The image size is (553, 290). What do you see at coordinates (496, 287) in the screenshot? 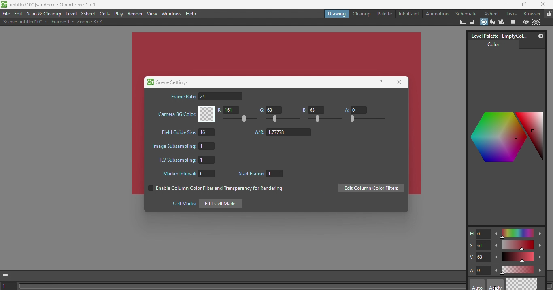
I see `cursor` at bounding box center [496, 287].